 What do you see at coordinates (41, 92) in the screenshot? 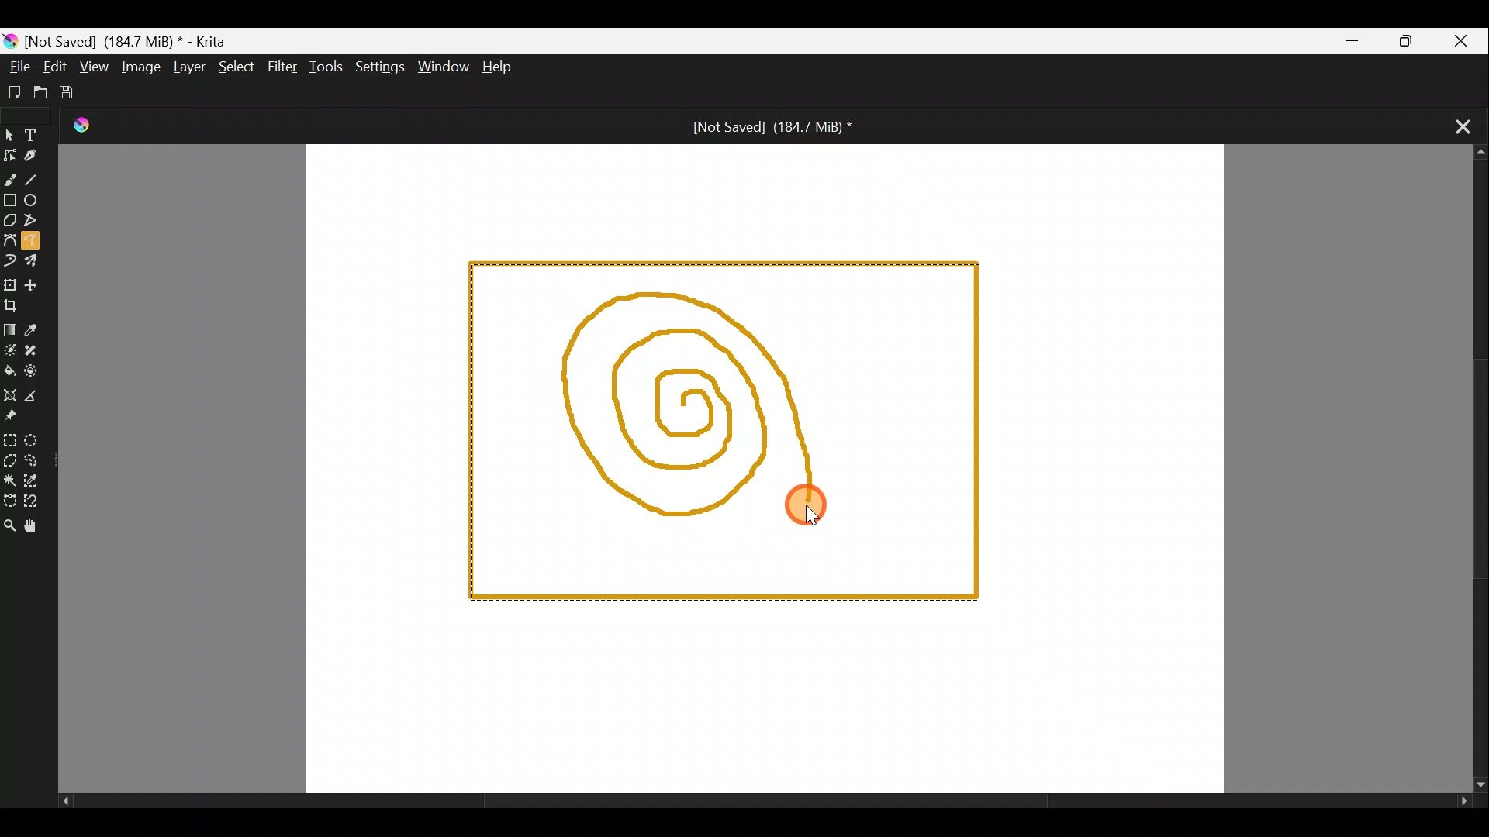
I see `Open existing document` at bounding box center [41, 92].